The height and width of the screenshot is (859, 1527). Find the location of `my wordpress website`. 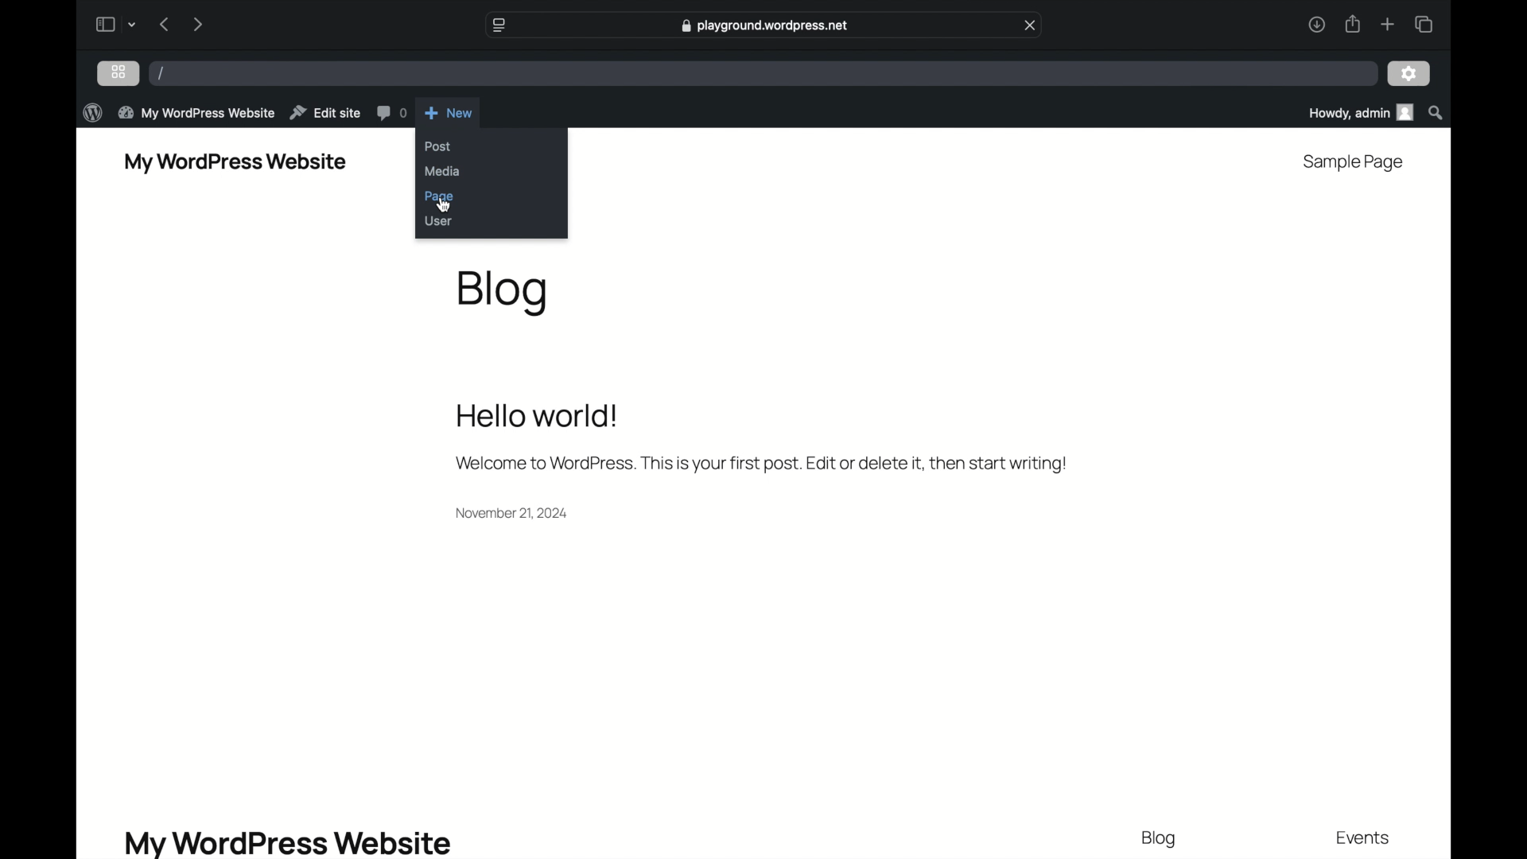

my wordpress website is located at coordinates (288, 842).